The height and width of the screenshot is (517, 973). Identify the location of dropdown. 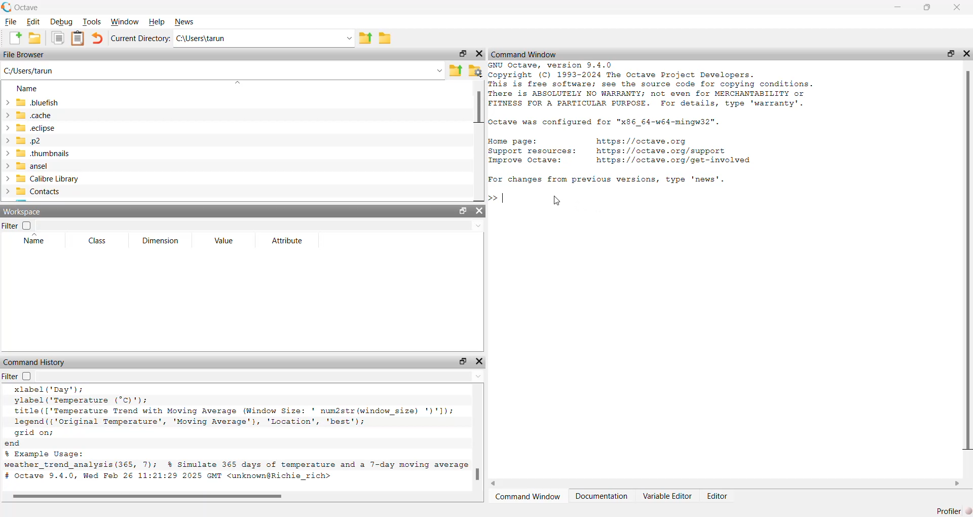
(439, 71).